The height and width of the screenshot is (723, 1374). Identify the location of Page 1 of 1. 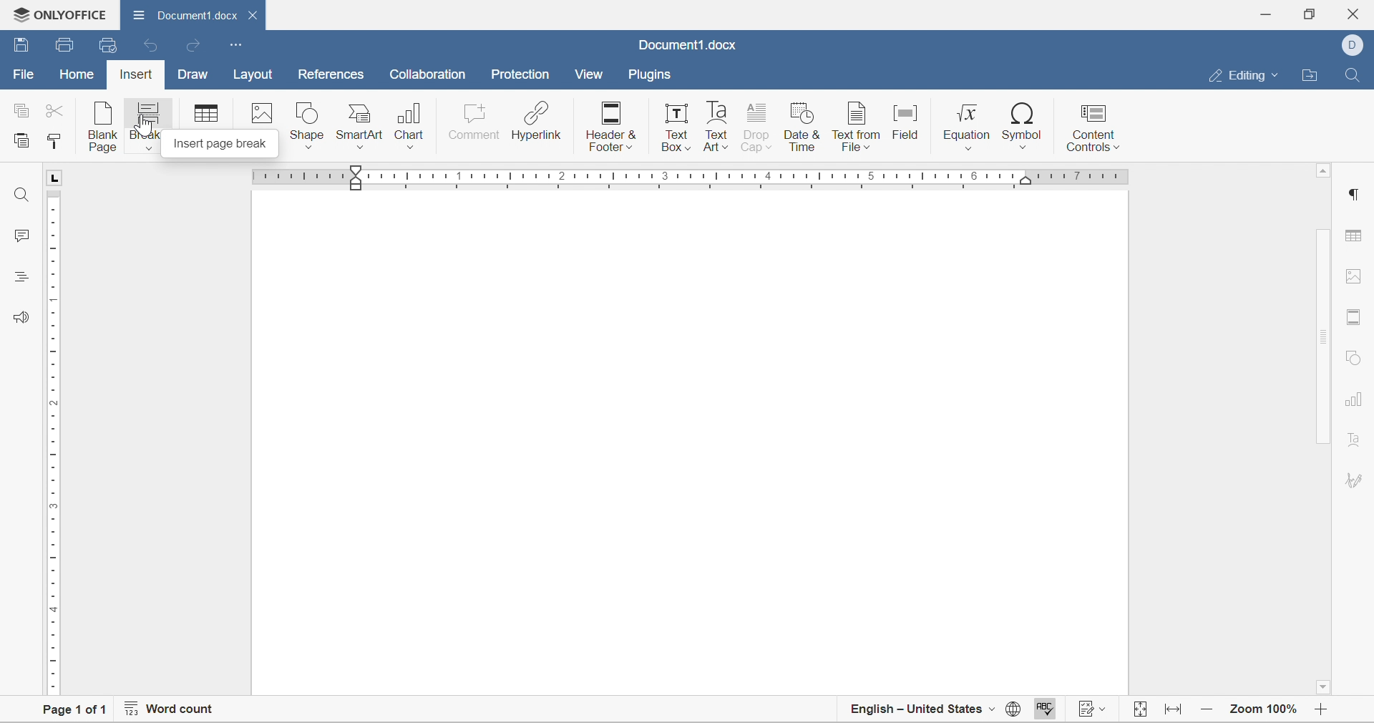
(75, 711).